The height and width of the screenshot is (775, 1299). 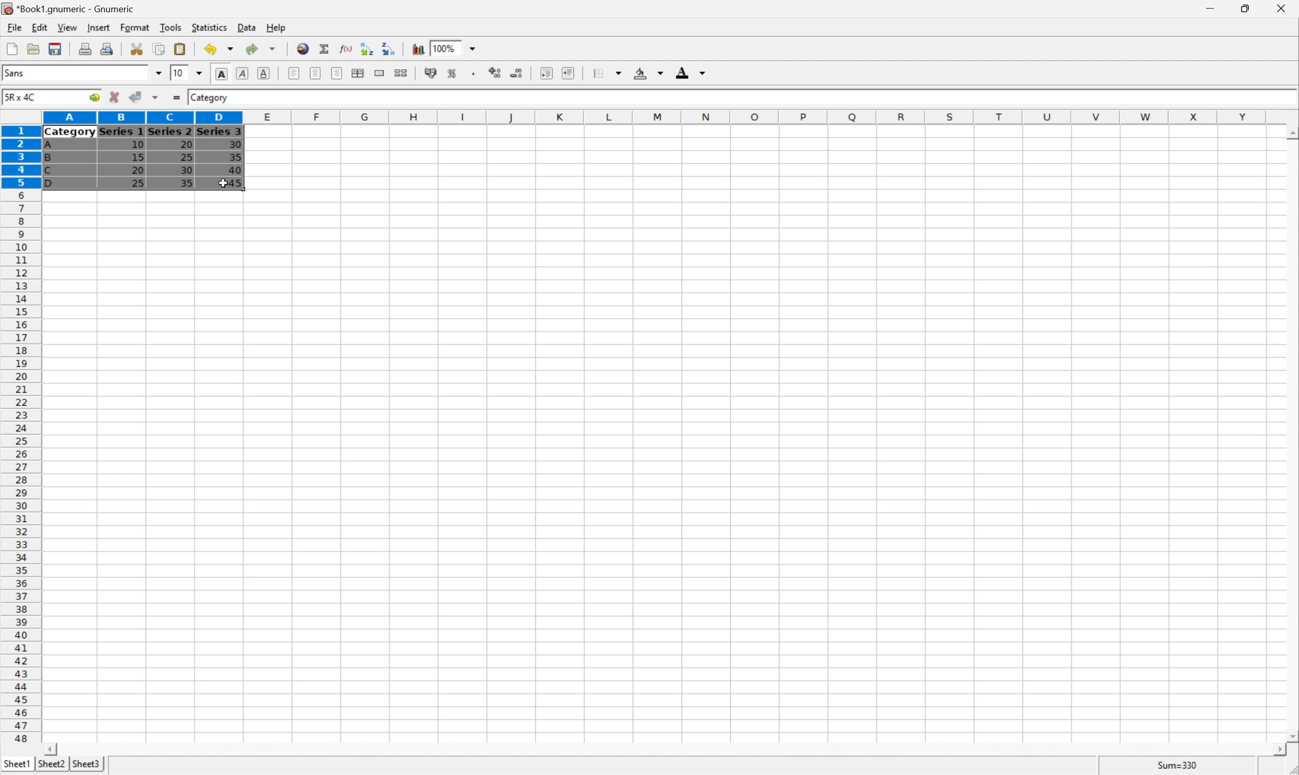 What do you see at coordinates (52, 749) in the screenshot?
I see `Scroll Left` at bounding box center [52, 749].